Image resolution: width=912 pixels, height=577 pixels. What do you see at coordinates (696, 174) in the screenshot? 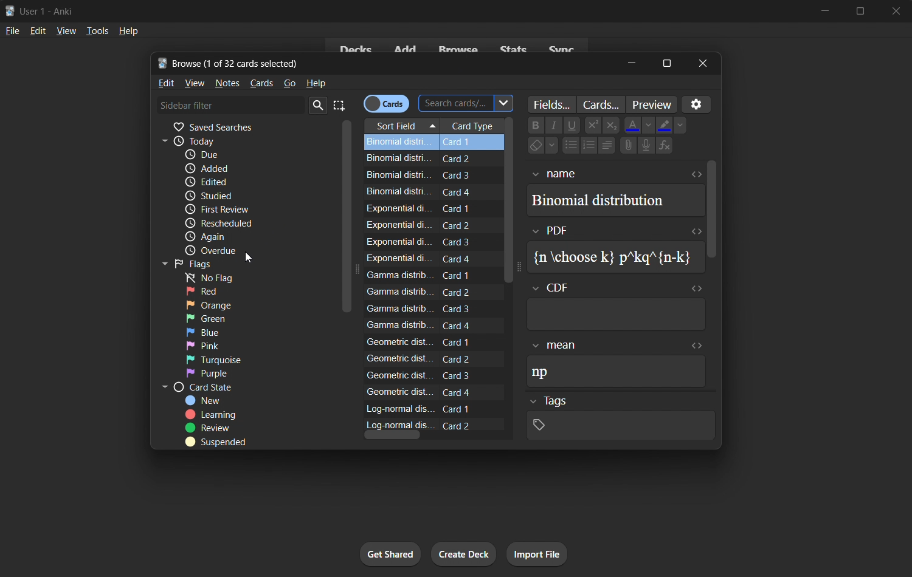
I see `expand` at bounding box center [696, 174].